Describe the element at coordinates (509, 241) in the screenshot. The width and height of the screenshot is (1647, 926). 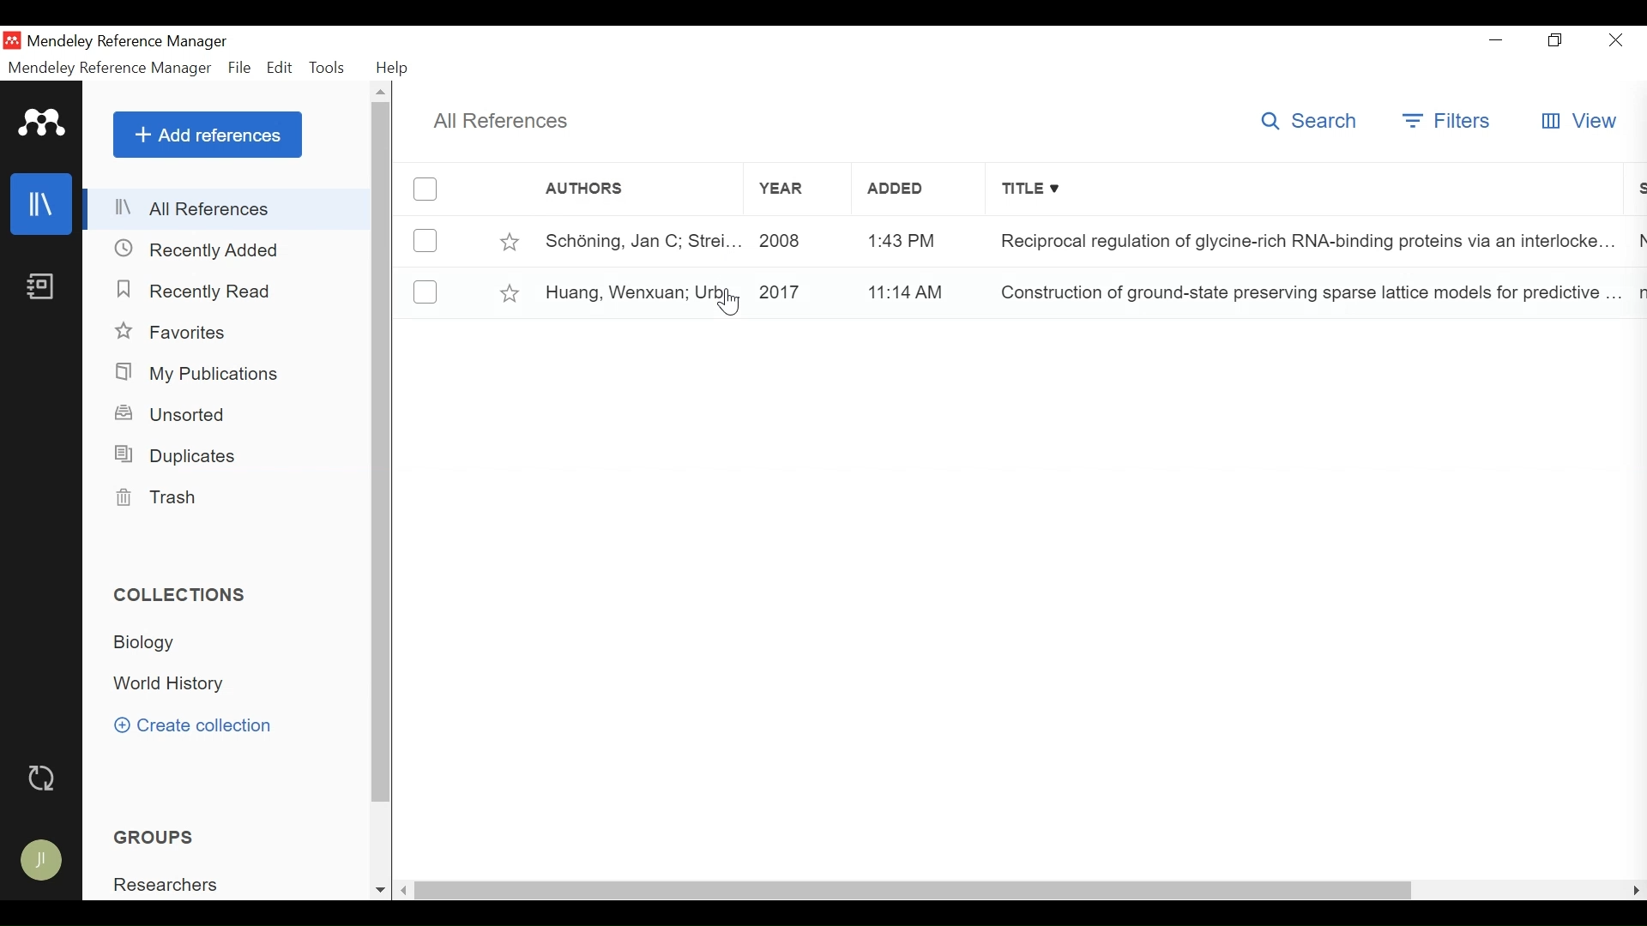
I see `Toggle Favorite` at that location.